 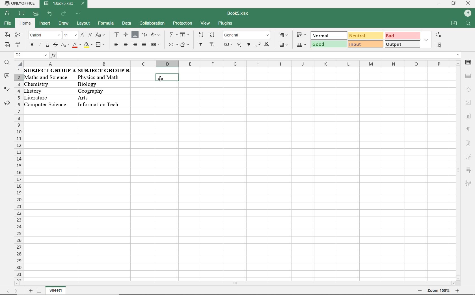 What do you see at coordinates (7, 34) in the screenshot?
I see `copy` at bounding box center [7, 34].